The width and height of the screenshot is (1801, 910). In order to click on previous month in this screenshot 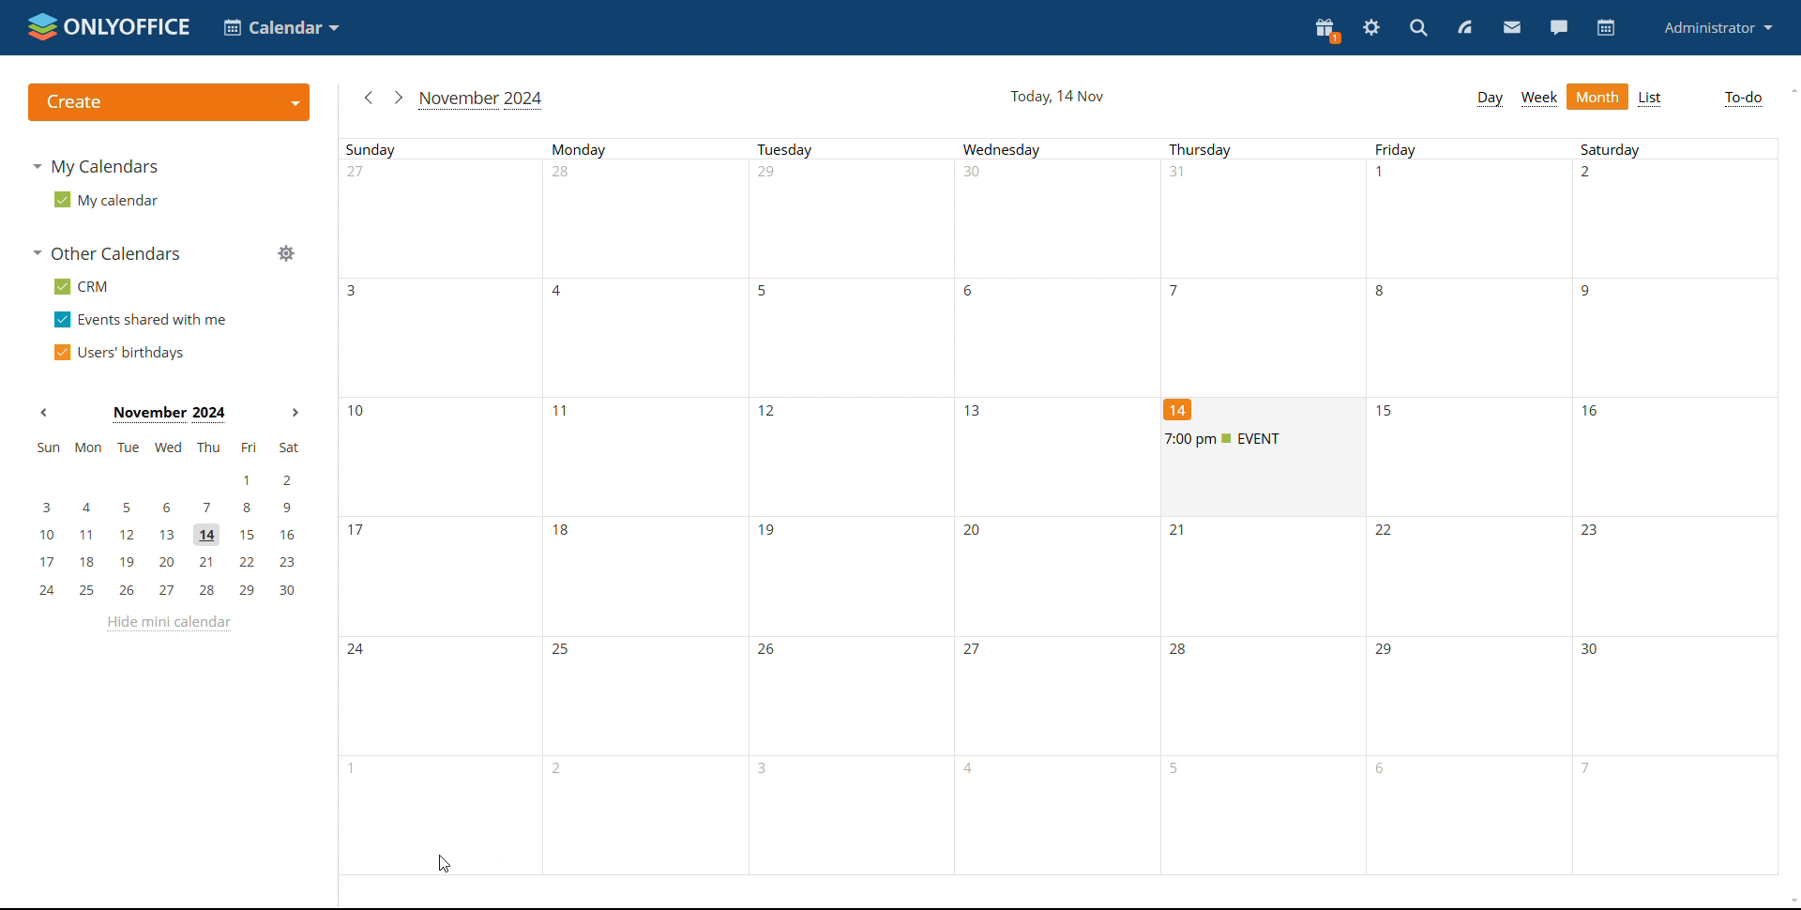, I will do `click(366, 97)`.